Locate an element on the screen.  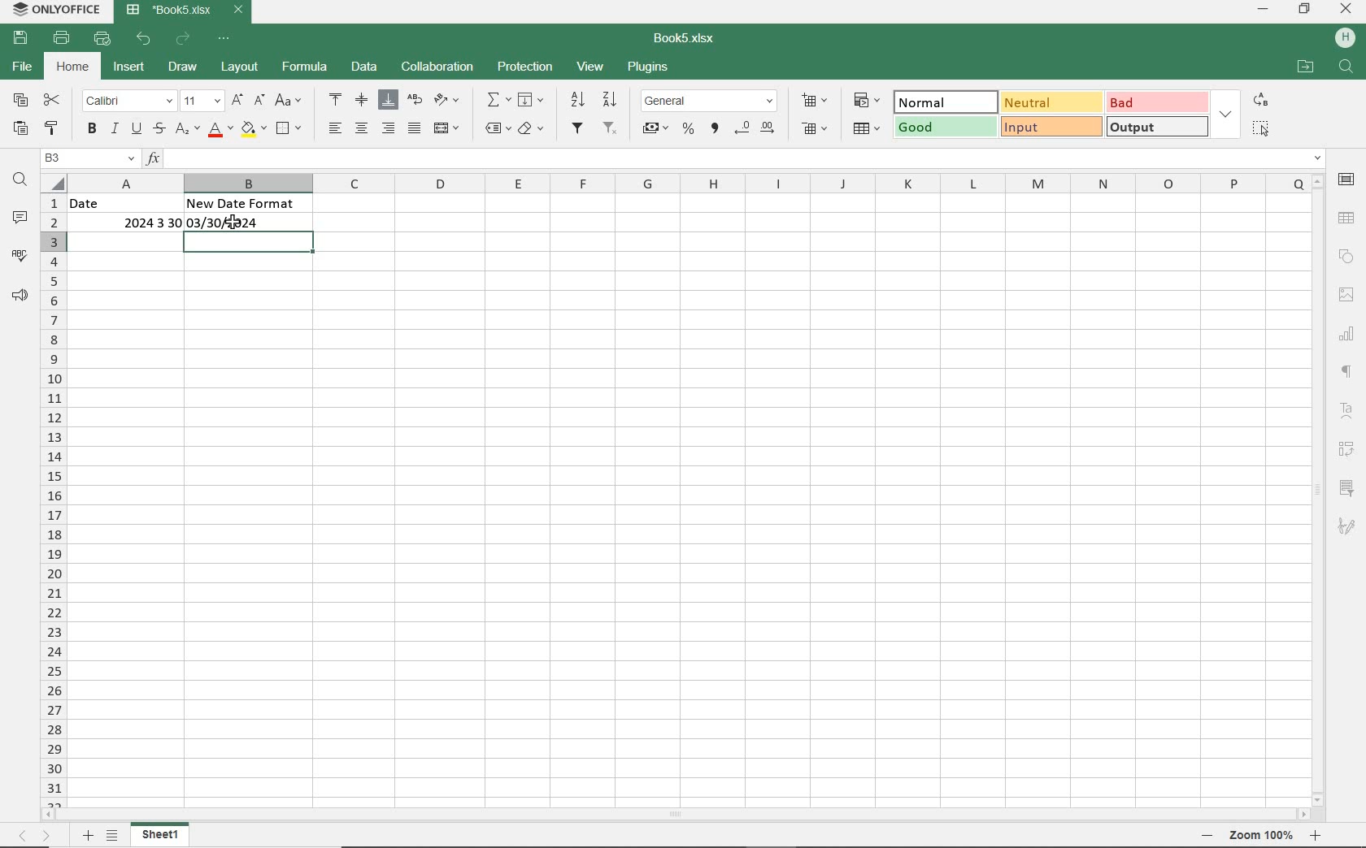
FIND is located at coordinates (21, 184).